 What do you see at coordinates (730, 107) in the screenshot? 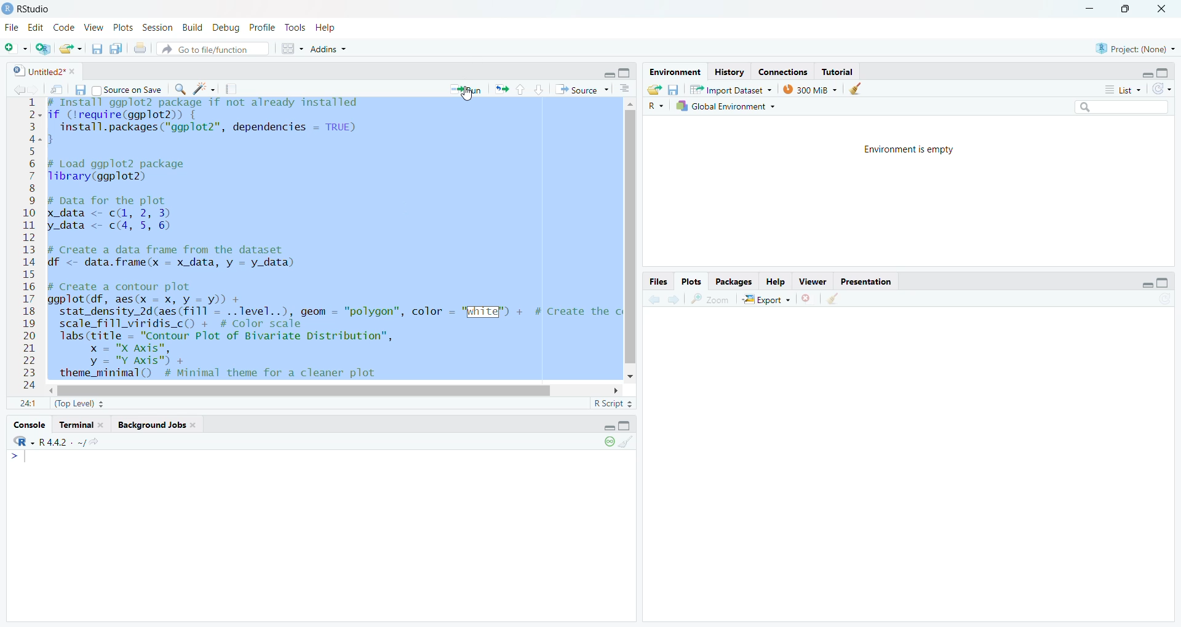
I see ` Global Environment ` at bounding box center [730, 107].